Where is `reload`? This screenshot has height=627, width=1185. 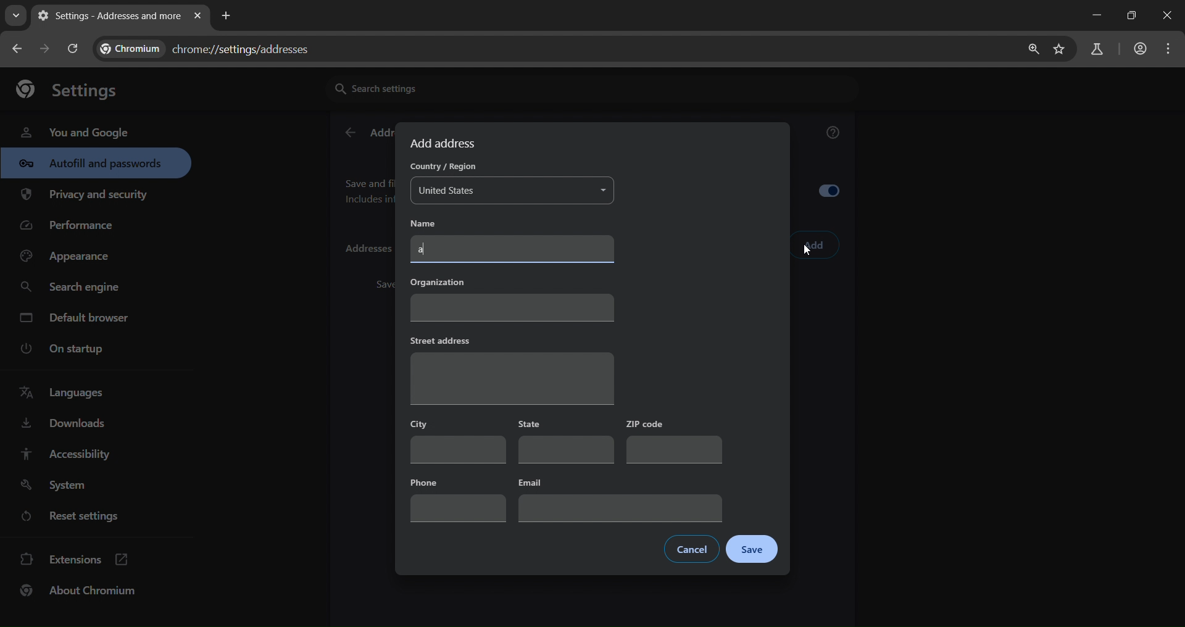
reload is located at coordinates (72, 48).